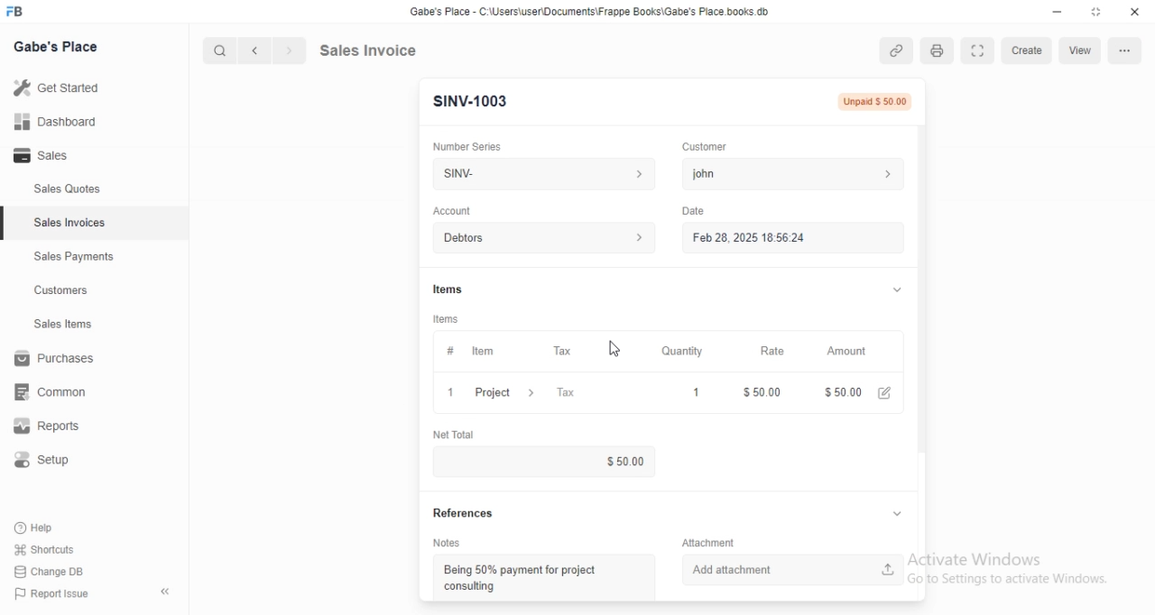 This screenshot has height=615, width=1155. What do you see at coordinates (900, 50) in the screenshot?
I see `copy link` at bounding box center [900, 50].